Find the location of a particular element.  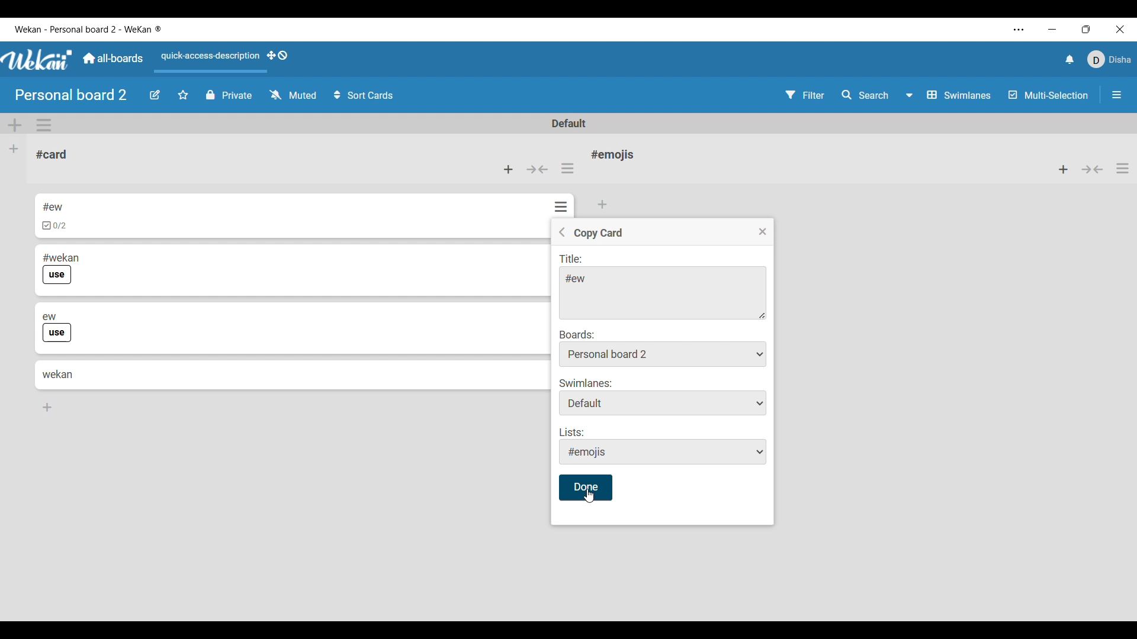

Sort card options is located at coordinates (364, 95).